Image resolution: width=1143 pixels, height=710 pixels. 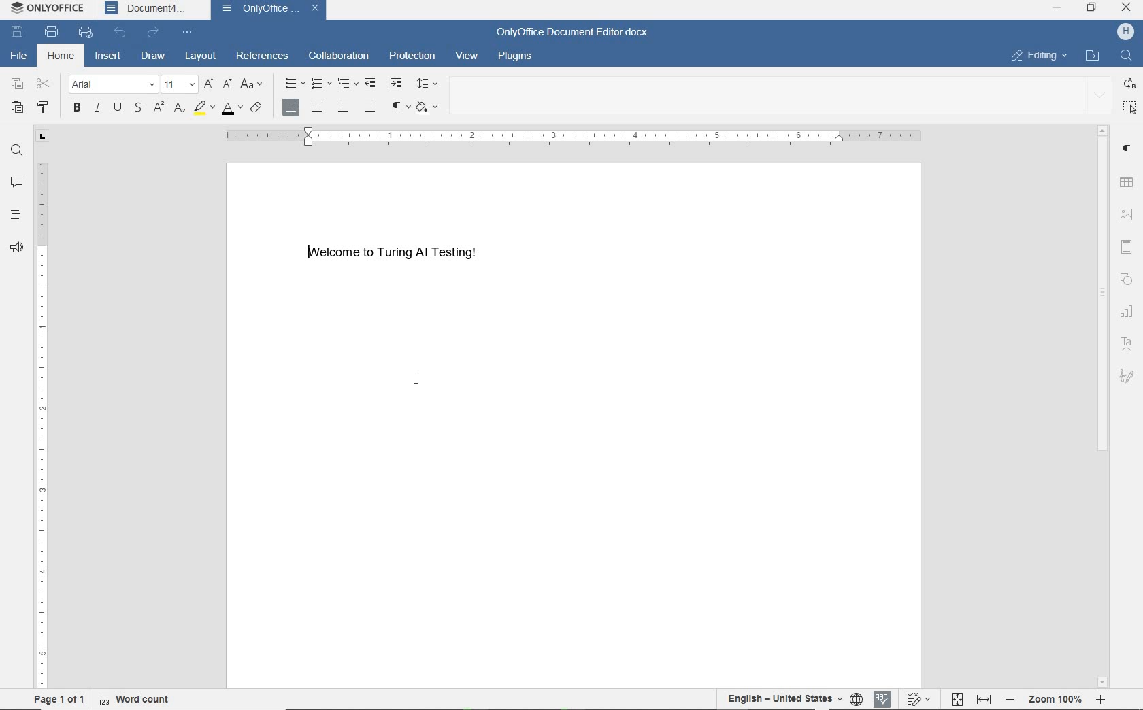 What do you see at coordinates (61, 57) in the screenshot?
I see `home` at bounding box center [61, 57].